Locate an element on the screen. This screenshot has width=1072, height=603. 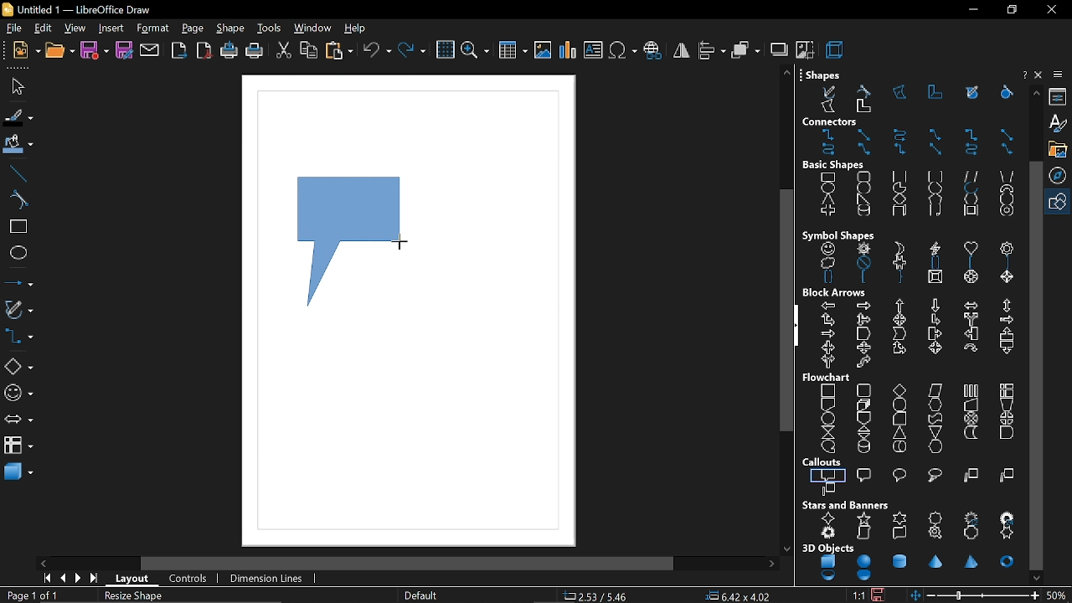
up and down arrow callout is located at coordinates (862, 348).